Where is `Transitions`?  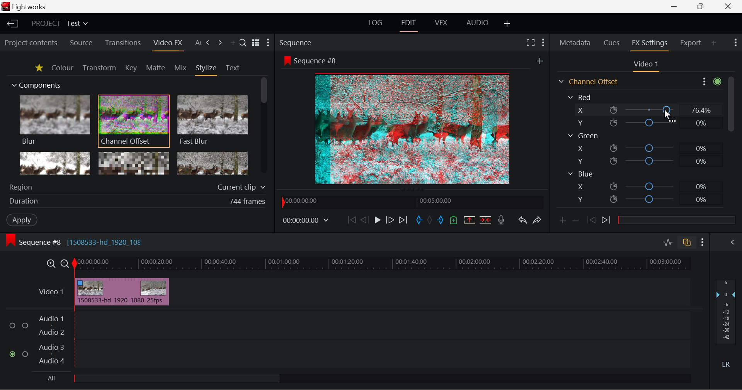 Transitions is located at coordinates (122, 42).